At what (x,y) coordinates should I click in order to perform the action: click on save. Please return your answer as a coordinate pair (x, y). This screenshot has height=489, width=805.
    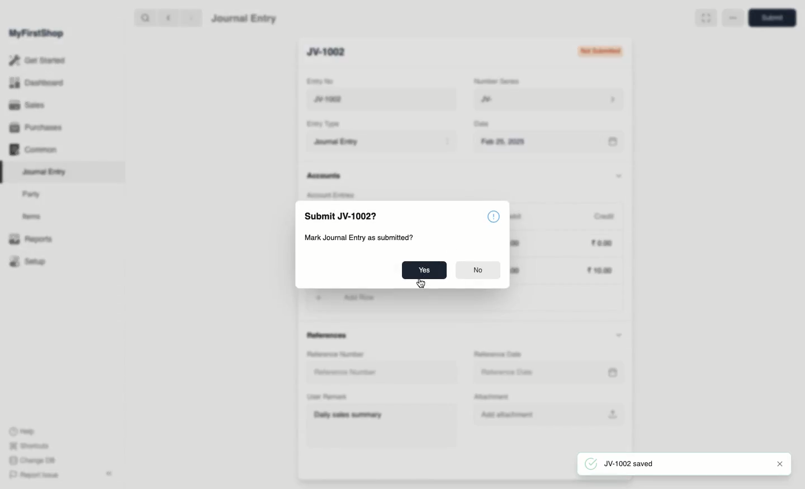
    Looking at the image, I should click on (774, 18).